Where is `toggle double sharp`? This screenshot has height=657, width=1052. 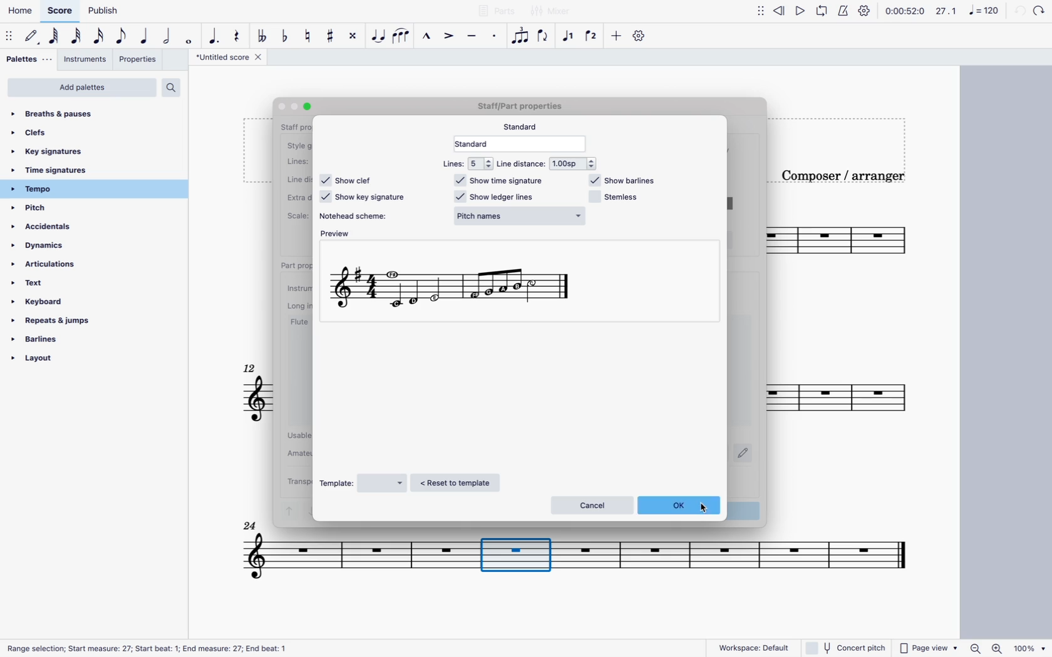 toggle double sharp is located at coordinates (351, 36).